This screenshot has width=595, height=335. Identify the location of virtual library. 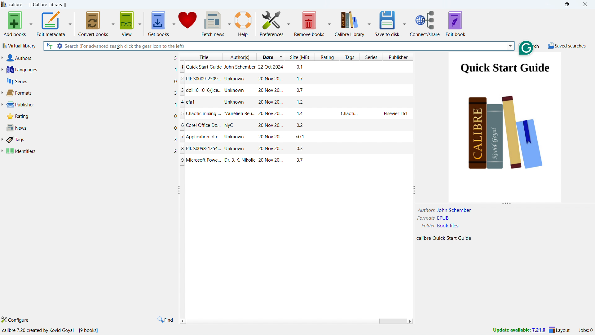
(19, 46).